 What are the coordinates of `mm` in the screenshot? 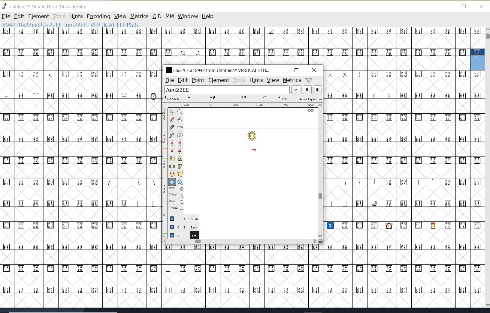 It's located at (169, 15).